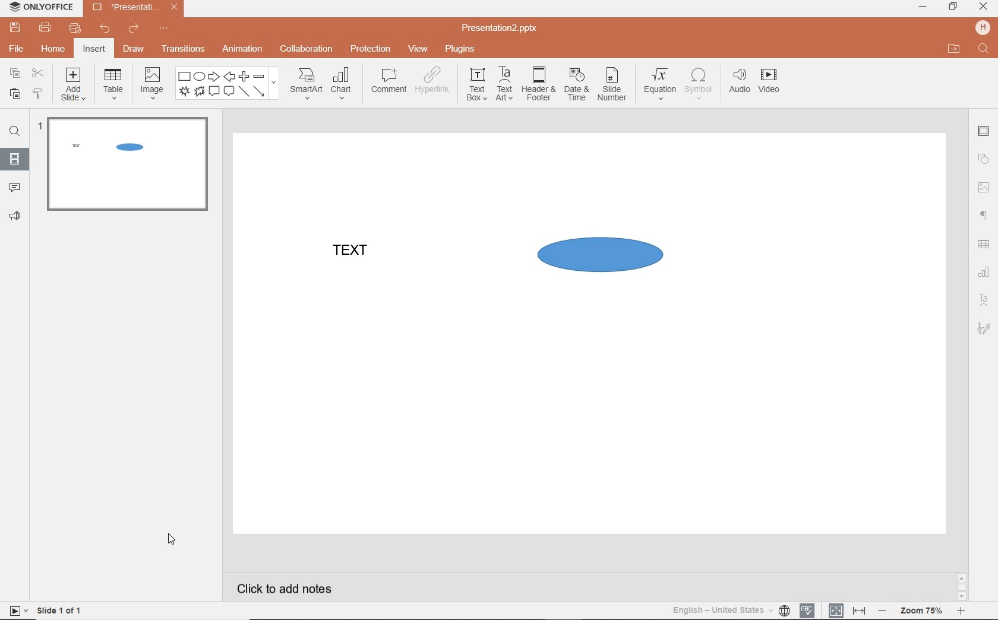  I want to click on SHAPE, so click(618, 259).